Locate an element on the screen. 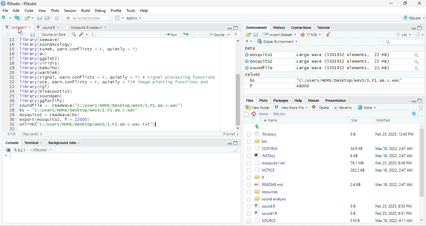 This screenshot has height=226, width=426. Edit is located at coordinates (17, 10).